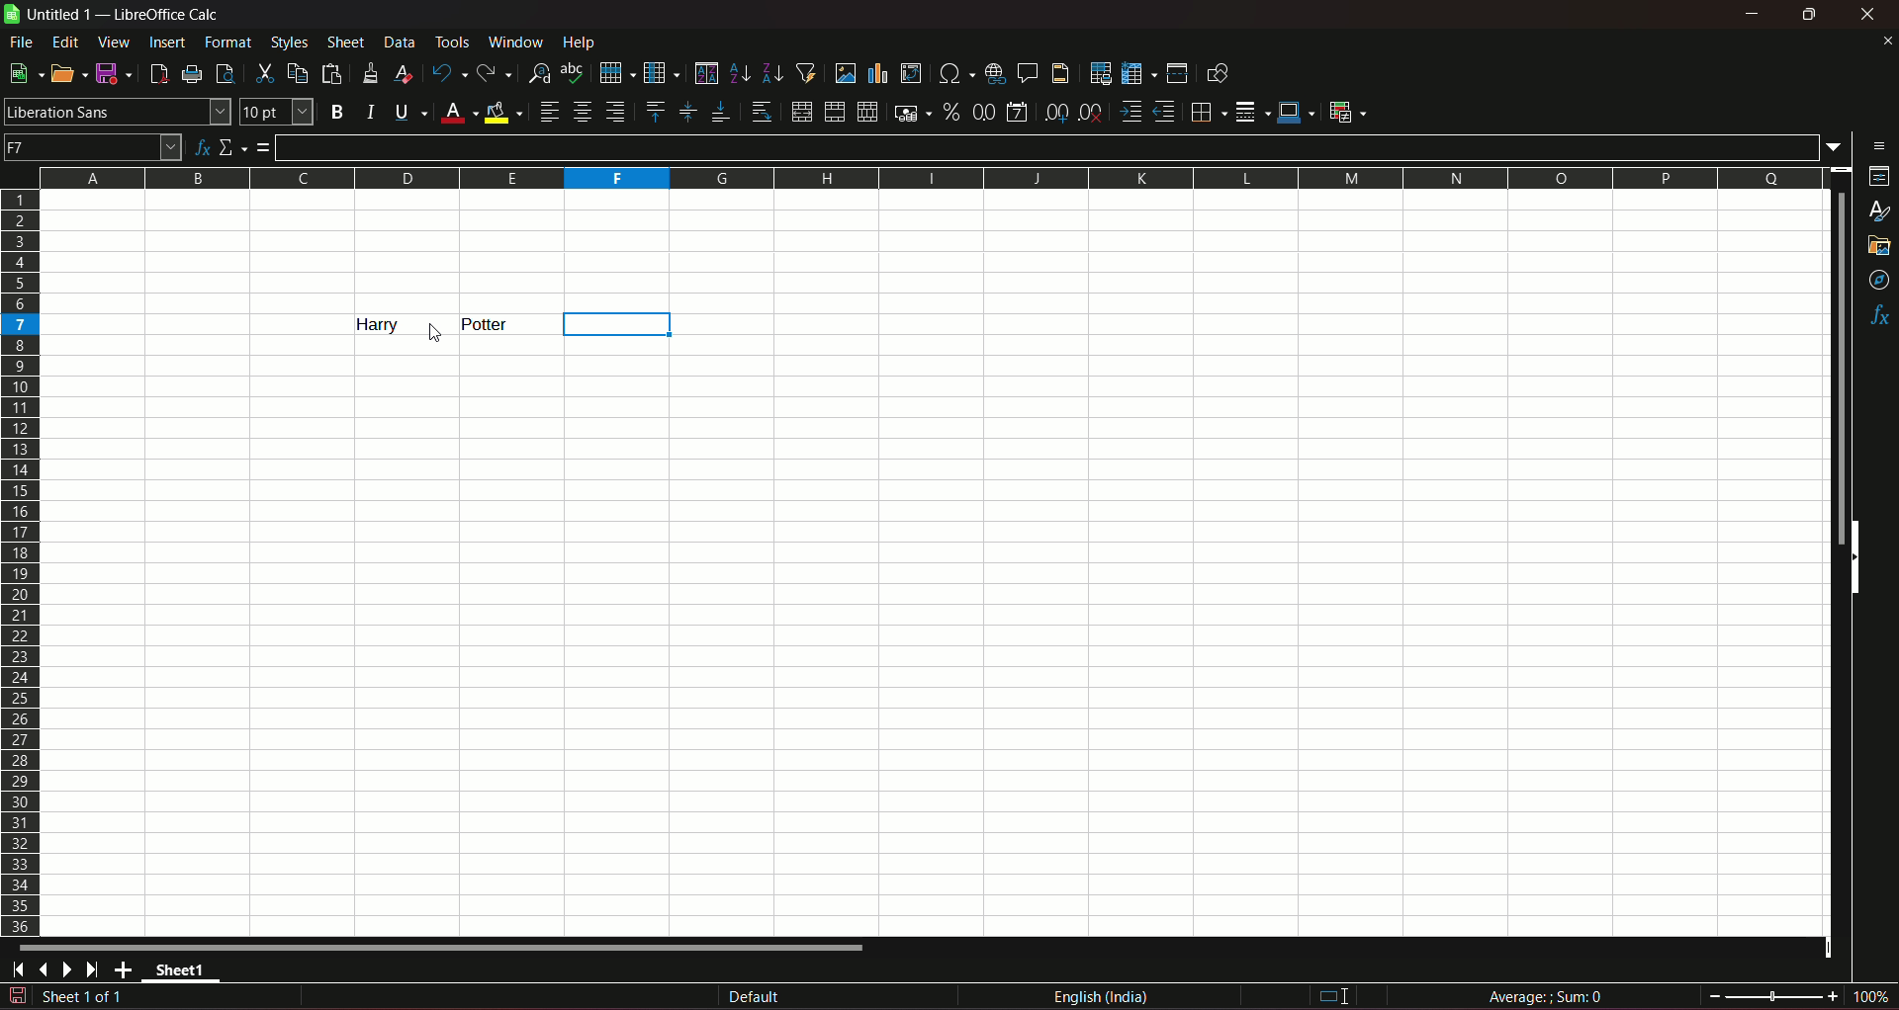 This screenshot has width=1899, height=1010. I want to click on format as currency, so click(911, 113).